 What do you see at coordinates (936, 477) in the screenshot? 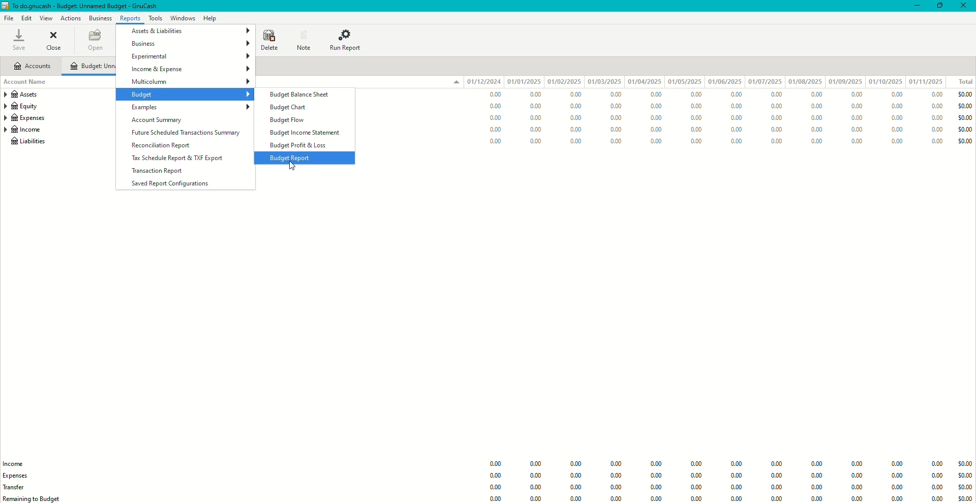
I see `0.00` at bounding box center [936, 477].